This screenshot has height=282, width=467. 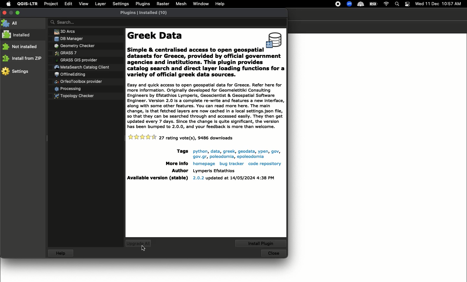 I want to click on QGIS, so click(x=27, y=4).